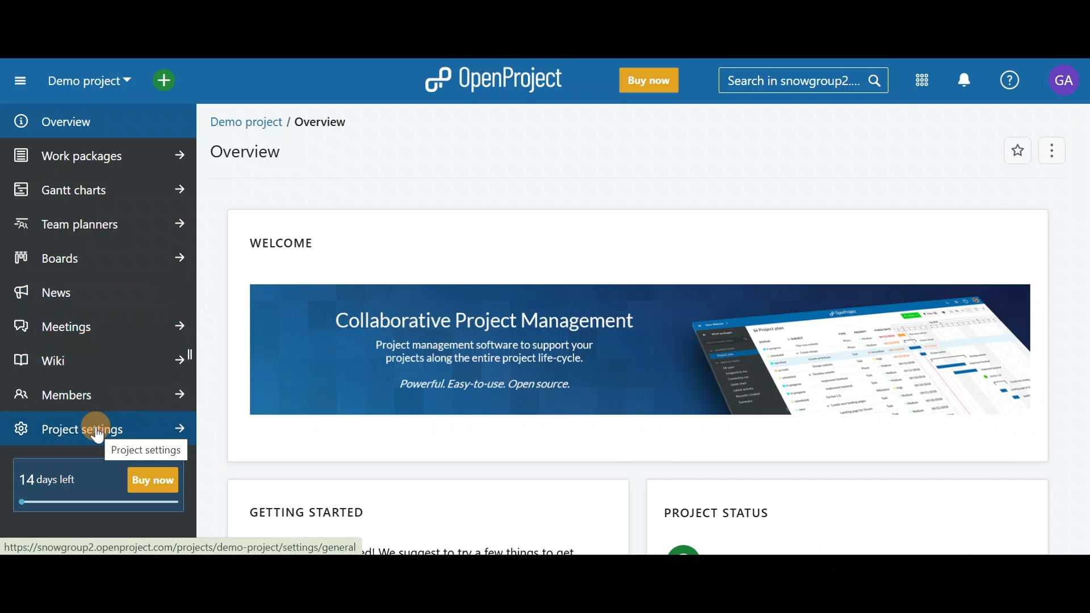  I want to click on Members, so click(100, 393).